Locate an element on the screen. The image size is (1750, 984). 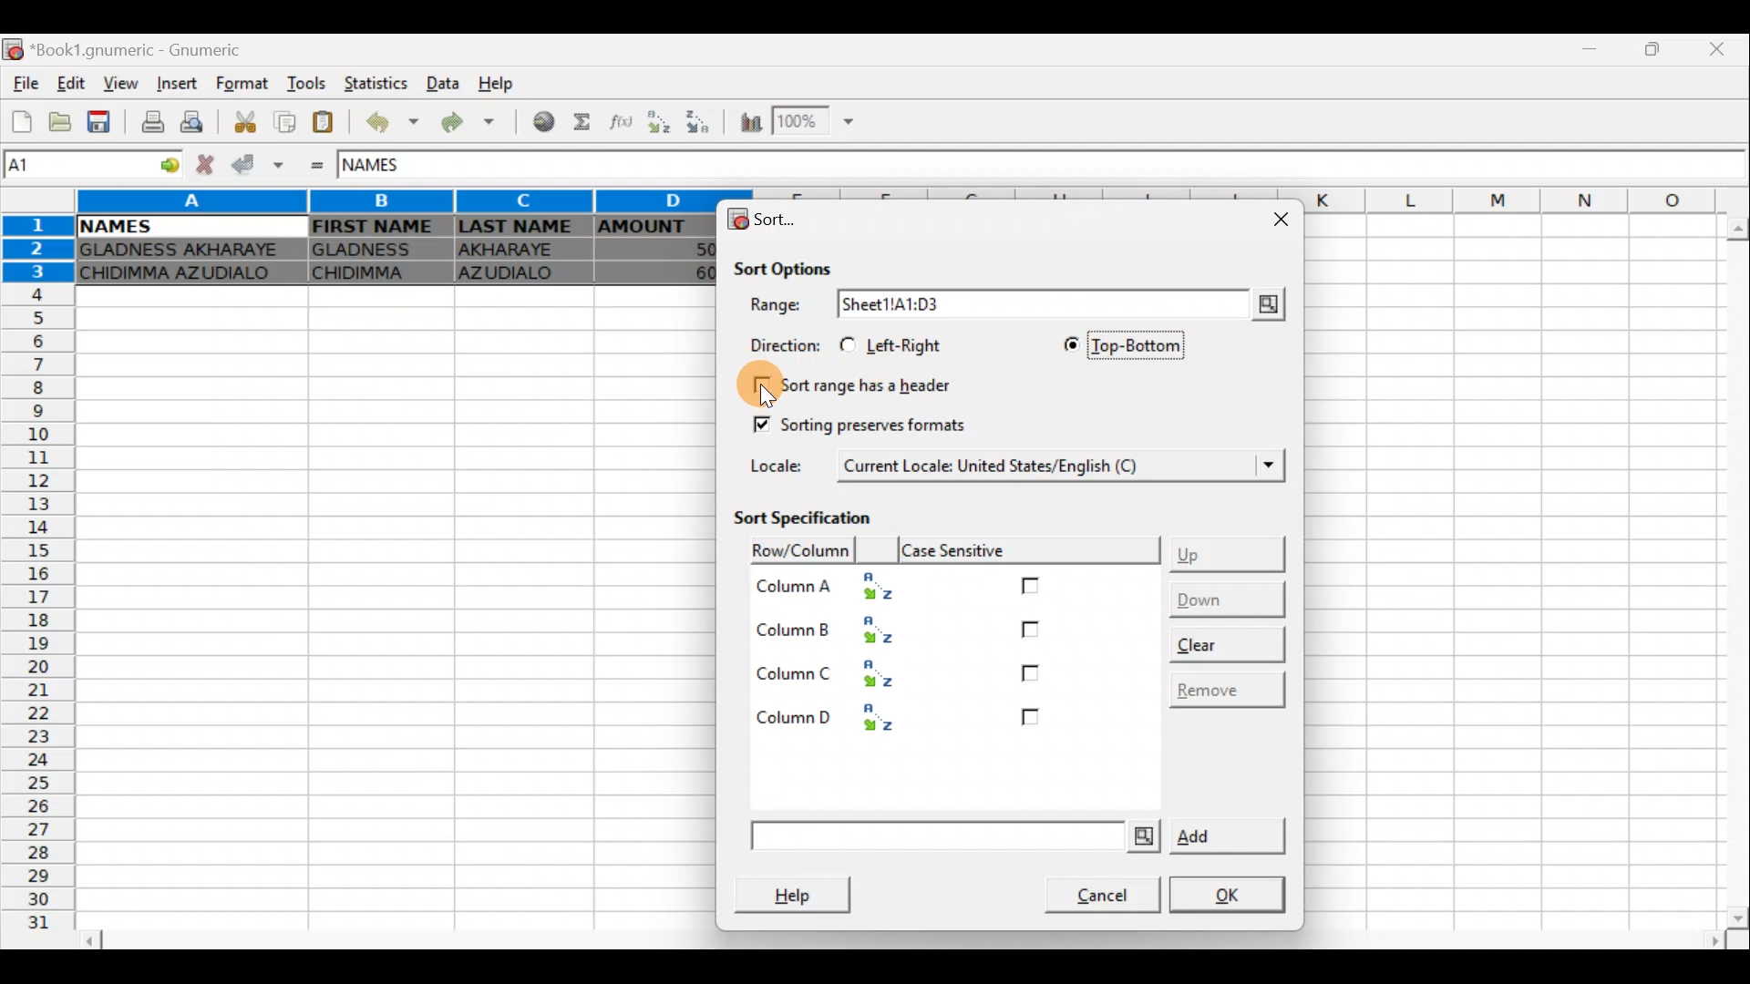
GLADNESS AKHARAYE is located at coordinates (185, 251).